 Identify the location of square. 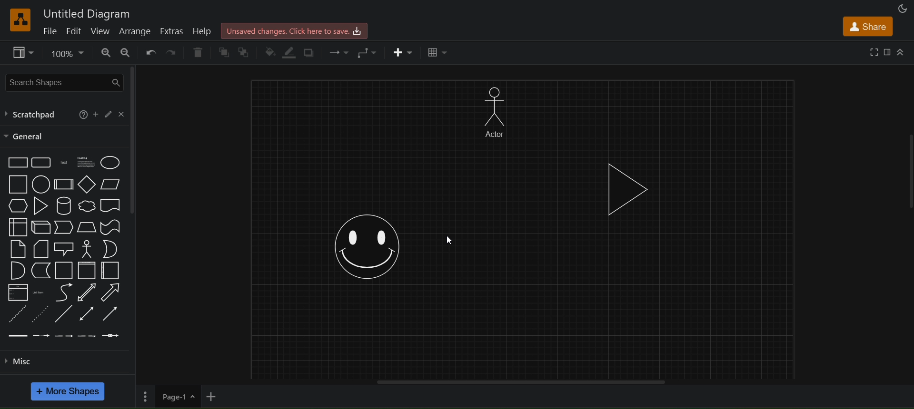
(17, 185).